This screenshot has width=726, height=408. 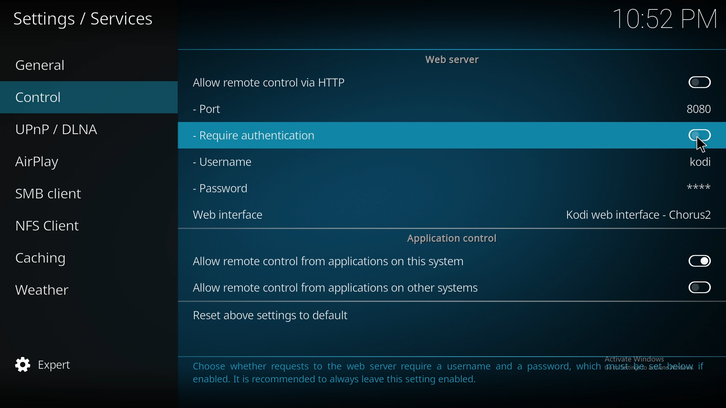 I want to click on control, so click(x=78, y=97).